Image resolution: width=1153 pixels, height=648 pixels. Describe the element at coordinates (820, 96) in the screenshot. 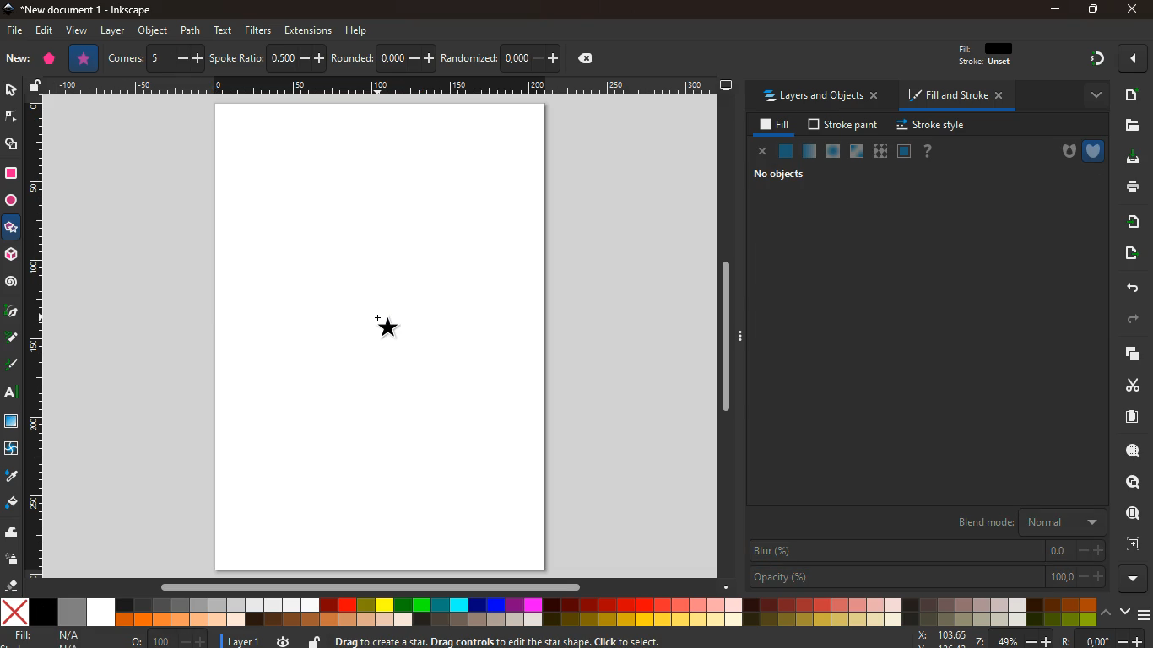

I see `layers and objects` at that location.